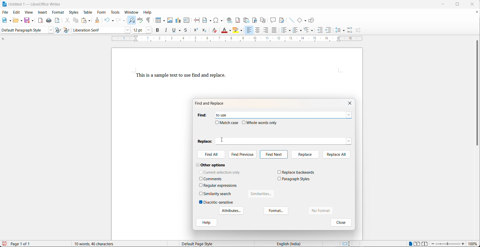 The image size is (480, 247). Describe the element at coordinates (197, 20) in the screenshot. I see `page break` at that location.